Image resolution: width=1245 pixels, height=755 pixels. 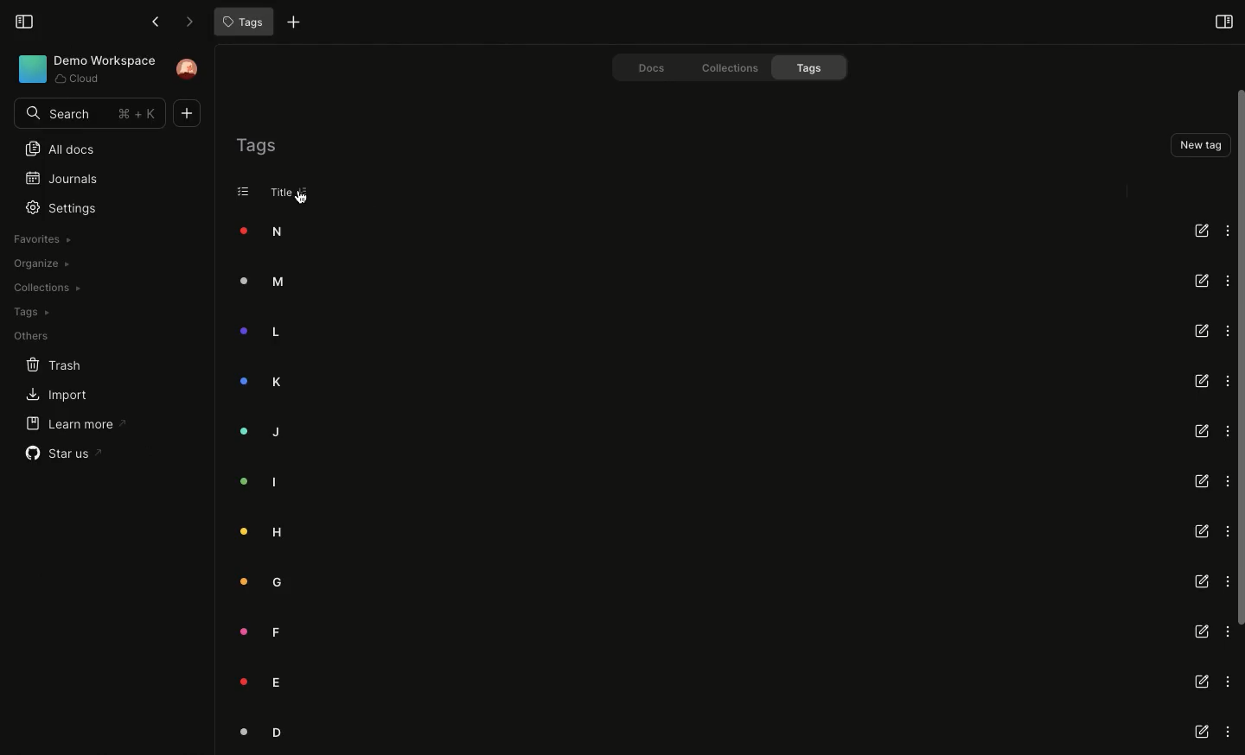 What do you see at coordinates (259, 530) in the screenshot?
I see `H` at bounding box center [259, 530].